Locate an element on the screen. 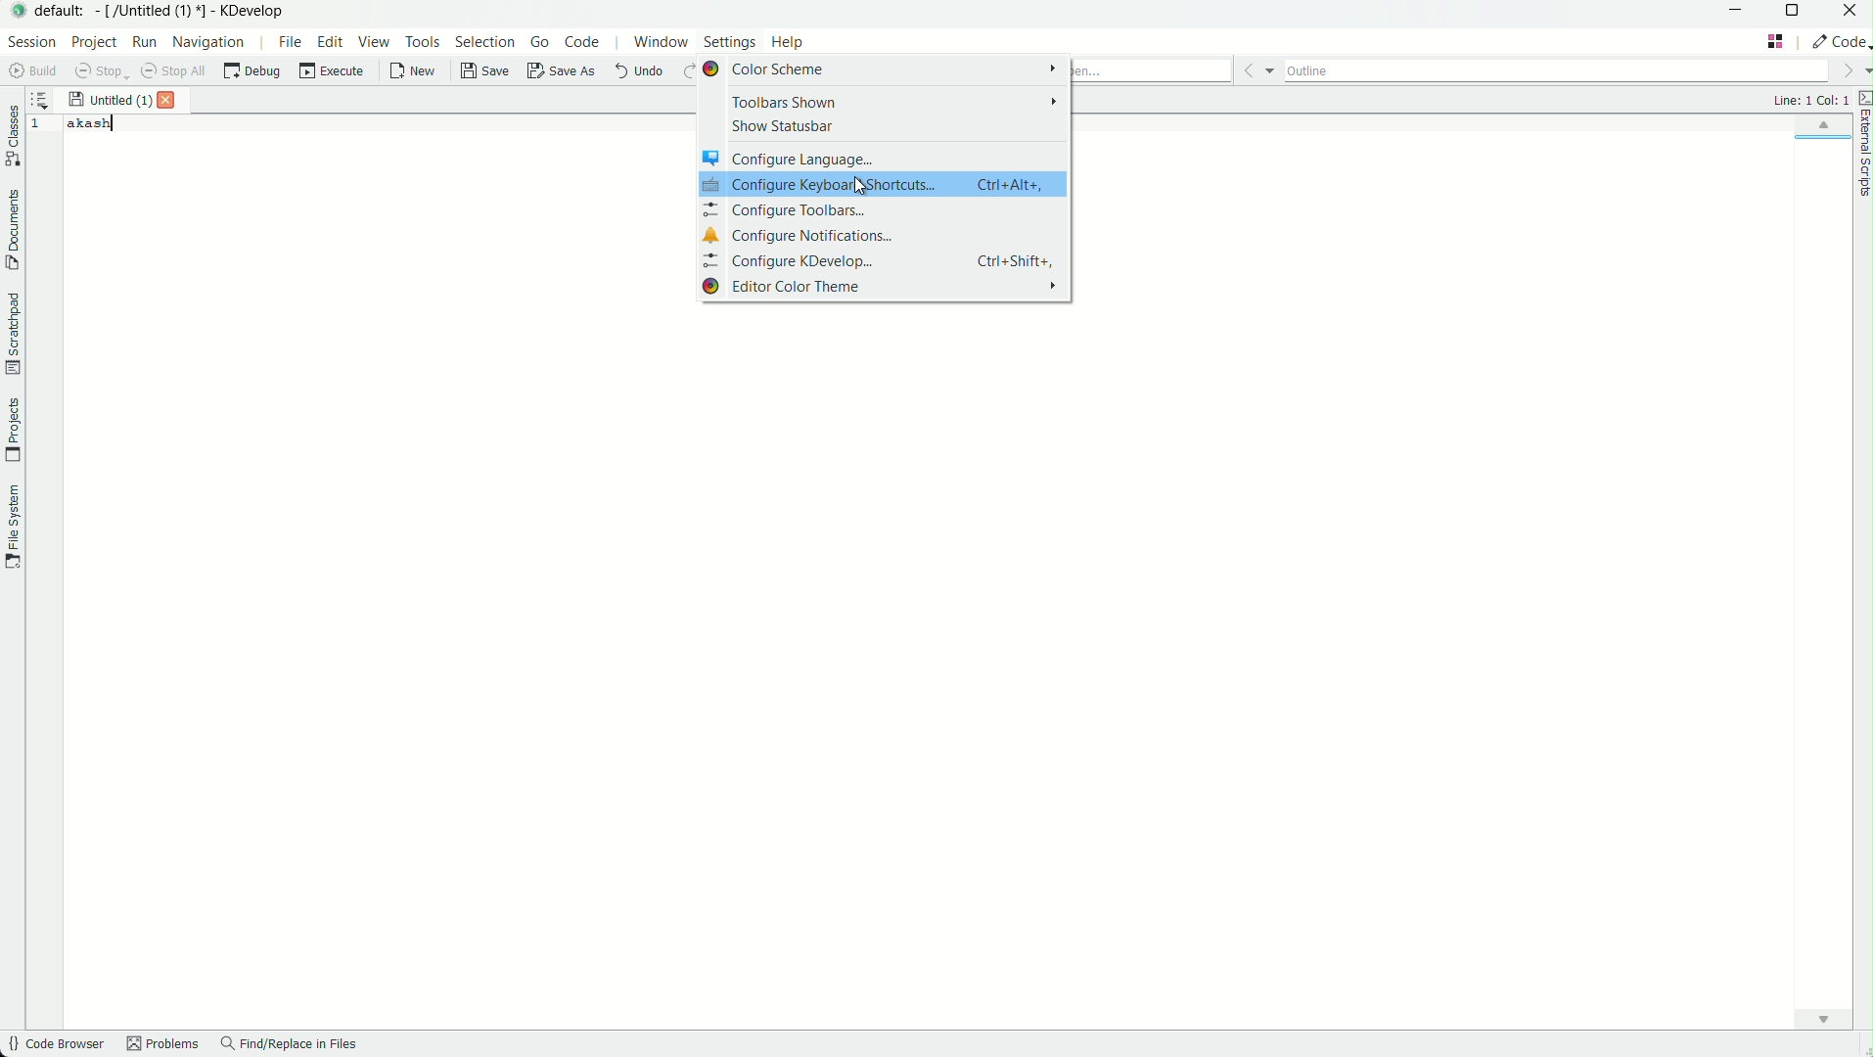 The width and height of the screenshot is (1873, 1057). stop is located at coordinates (102, 71).